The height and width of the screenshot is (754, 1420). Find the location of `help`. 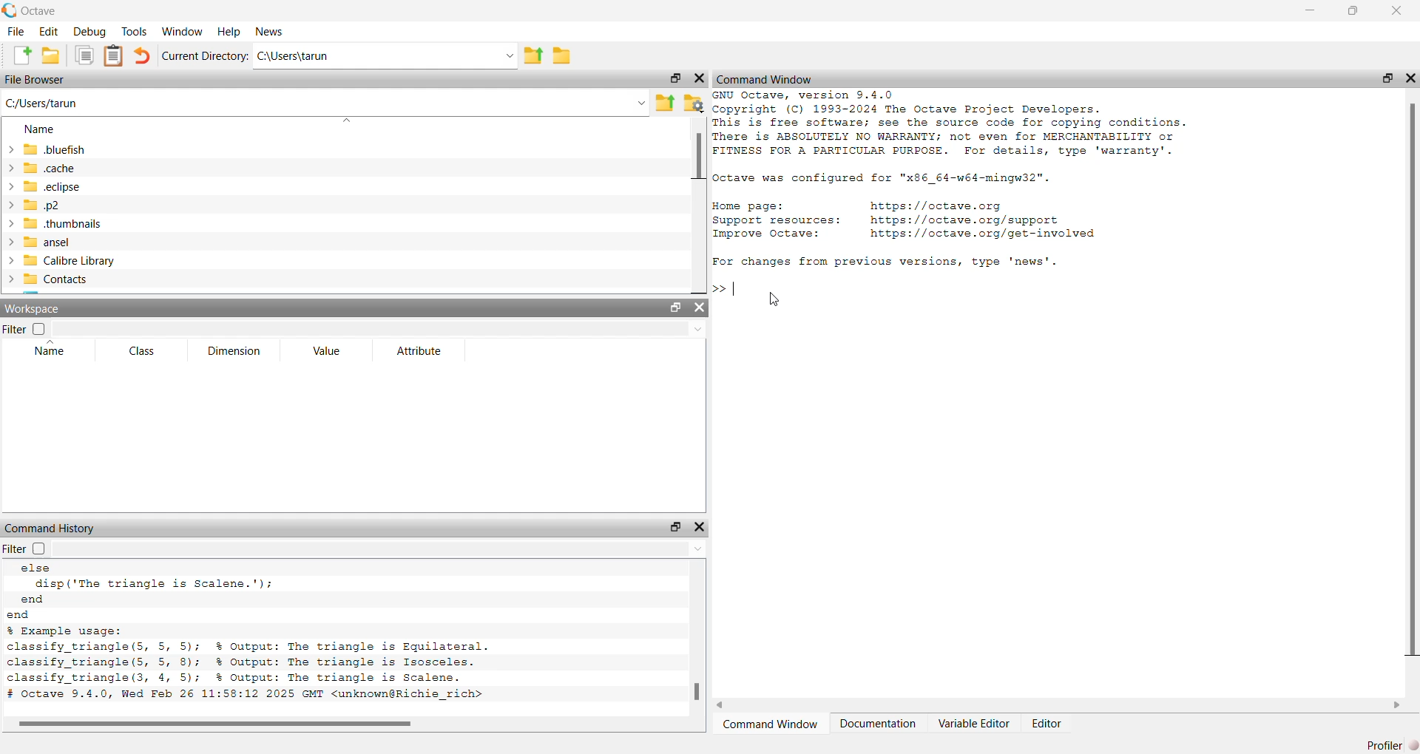

help is located at coordinates (229, 31).